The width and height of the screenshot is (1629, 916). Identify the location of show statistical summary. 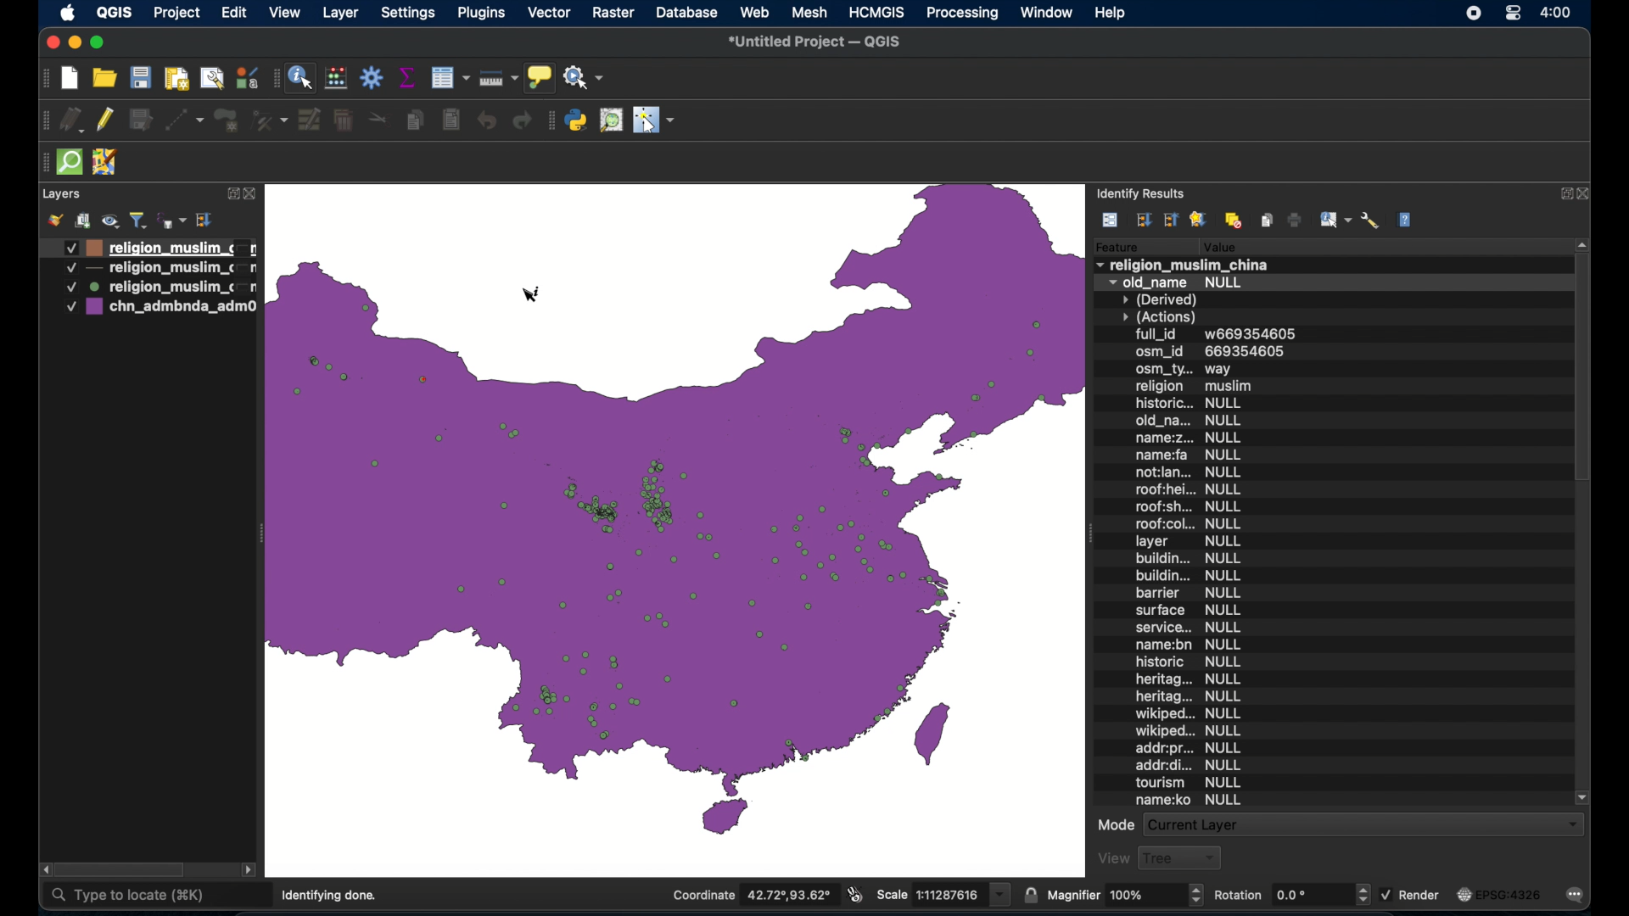
(408, 77).